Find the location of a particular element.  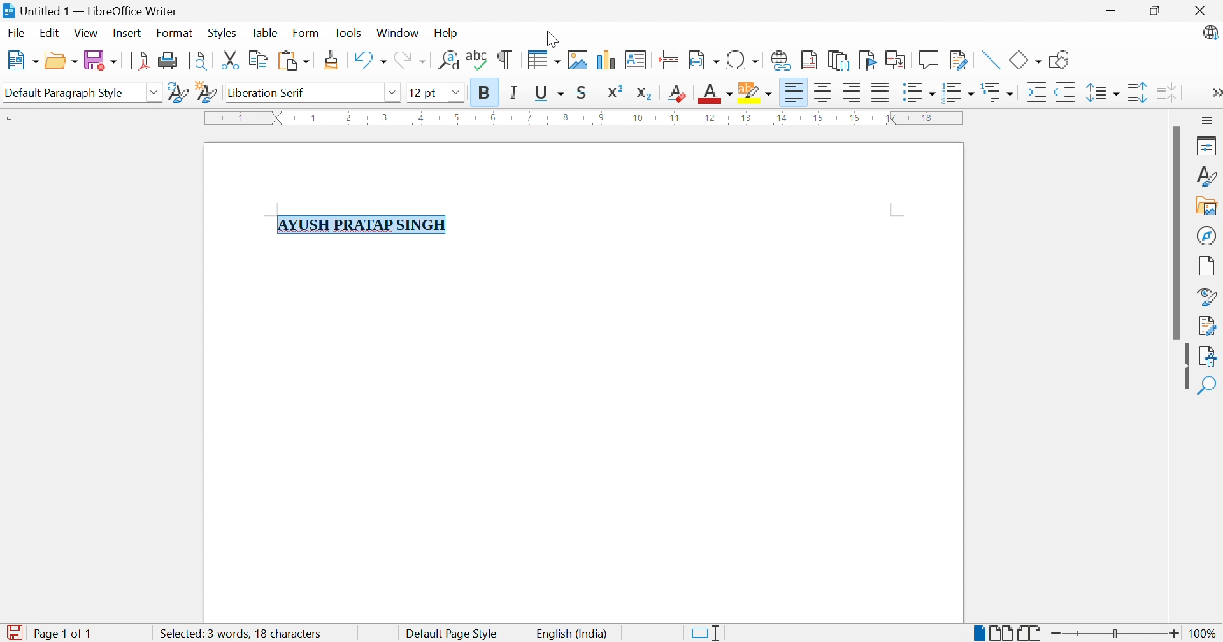

Toggle Print Preview is located at coordinates (198, 61).